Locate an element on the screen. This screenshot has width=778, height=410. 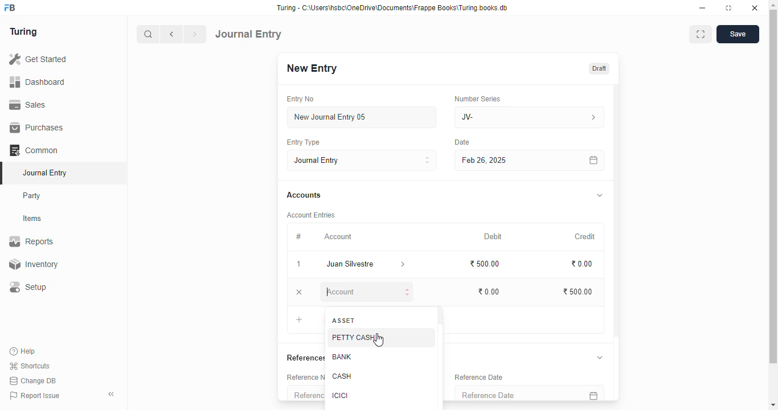
FB - logo is located at coordinates (10, 7).